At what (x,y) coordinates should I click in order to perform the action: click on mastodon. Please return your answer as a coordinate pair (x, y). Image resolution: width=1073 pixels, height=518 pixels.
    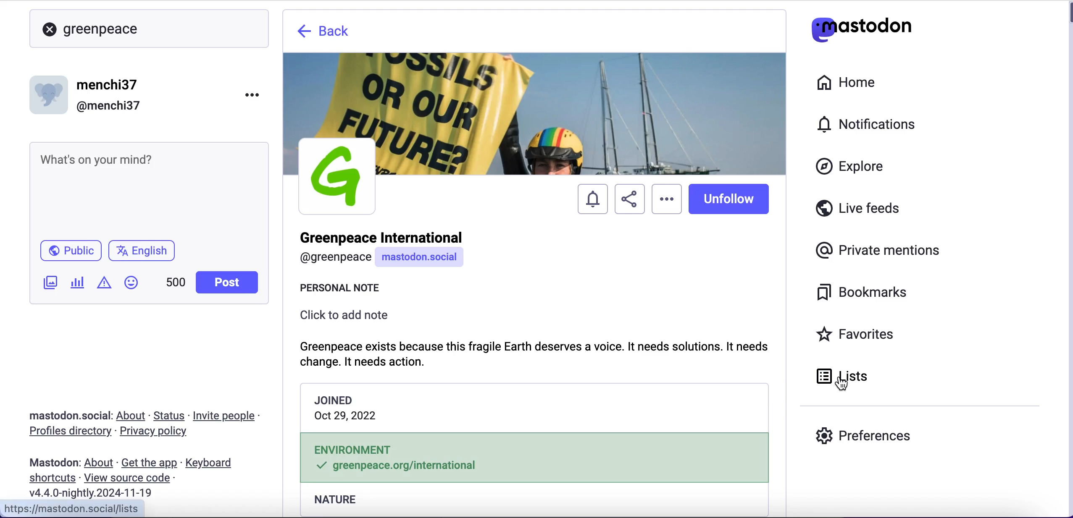
    Looking at the image, I should click on (54, 463).